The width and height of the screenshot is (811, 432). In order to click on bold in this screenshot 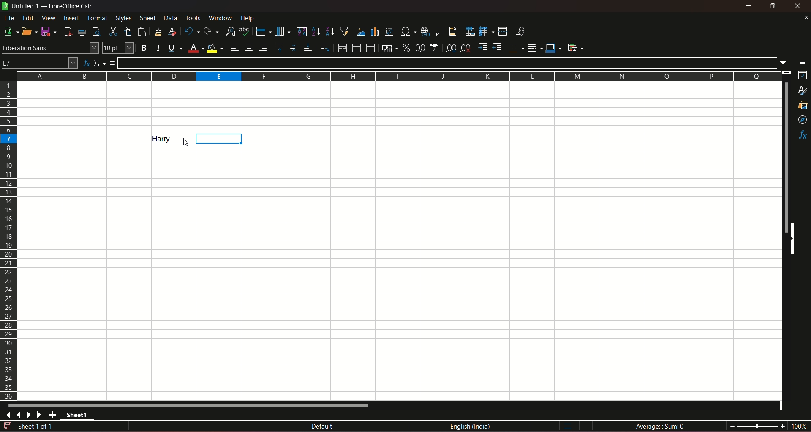, I will do `click(144, 48)`.